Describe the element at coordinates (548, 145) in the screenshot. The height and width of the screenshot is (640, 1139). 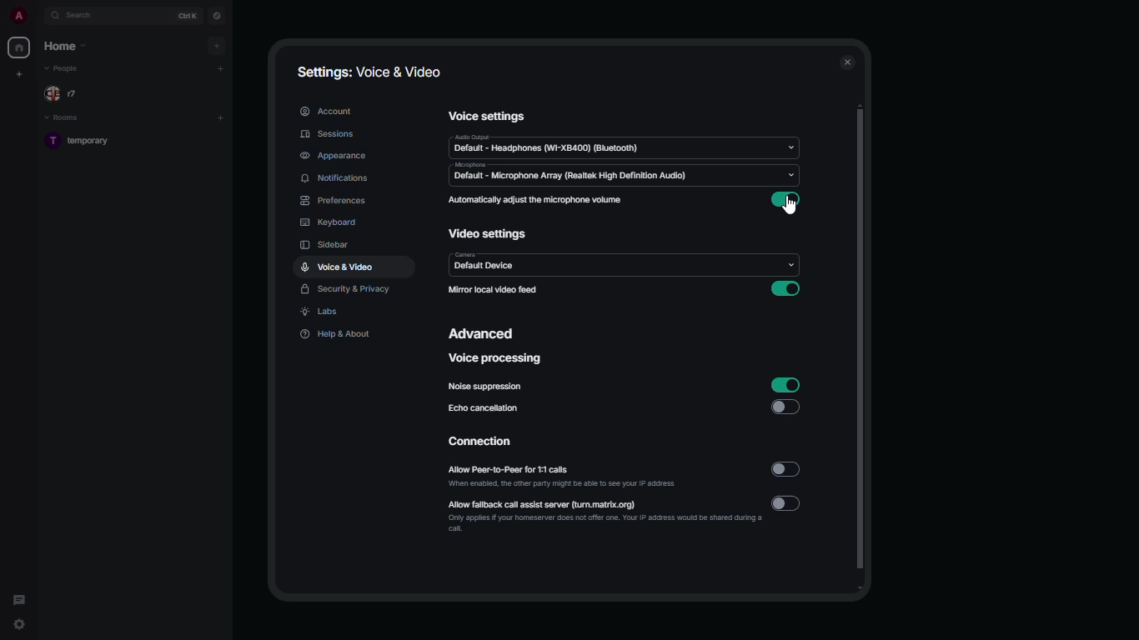
I see `audio default` at that location.